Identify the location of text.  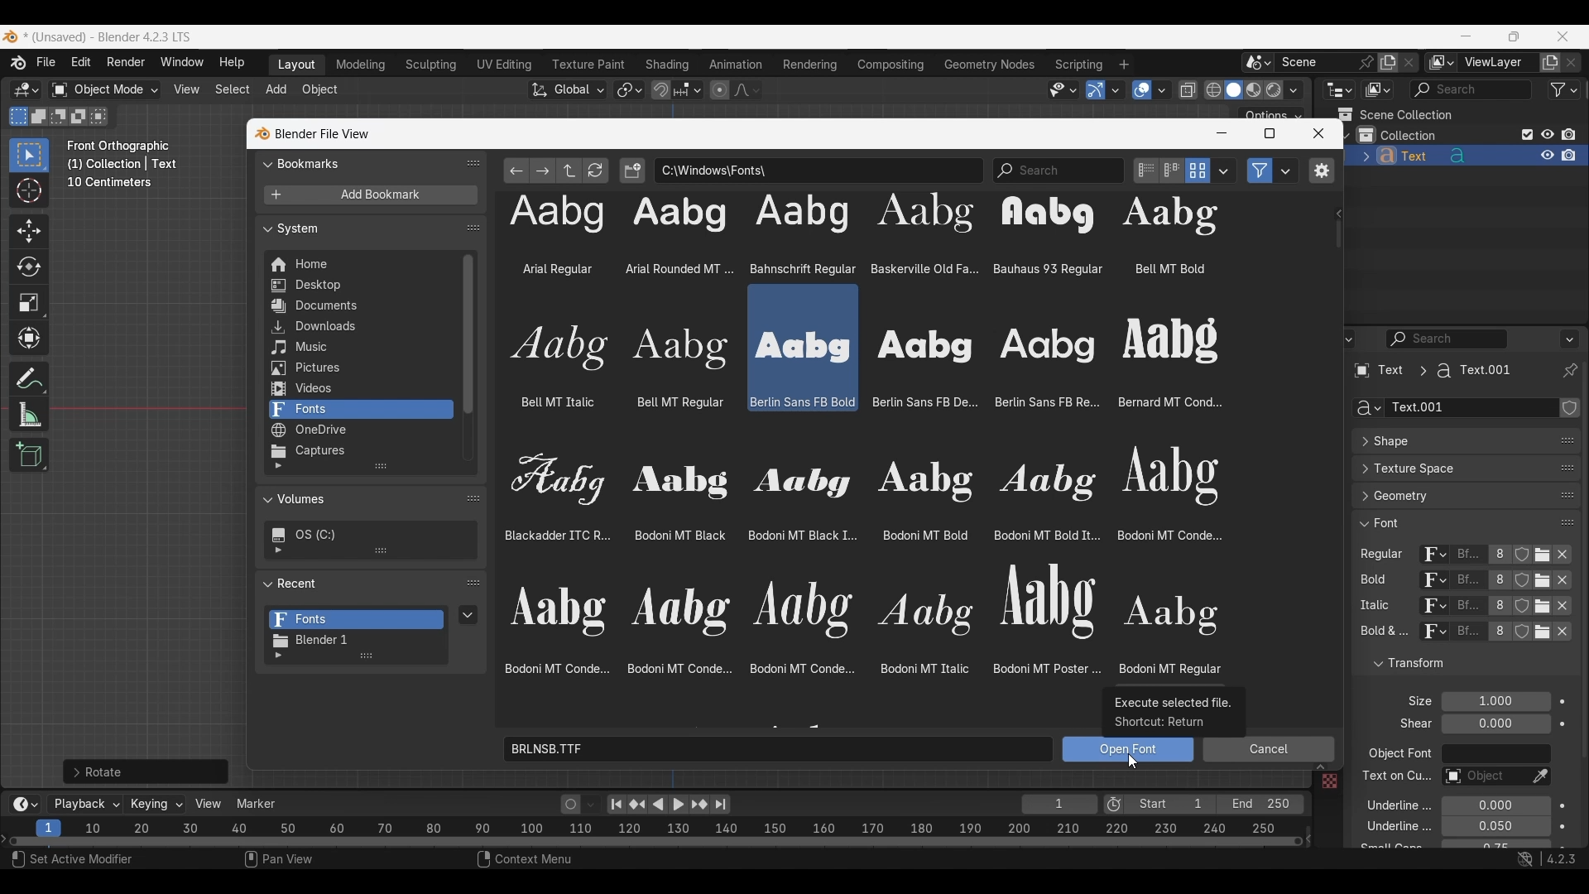
(1389, 847).